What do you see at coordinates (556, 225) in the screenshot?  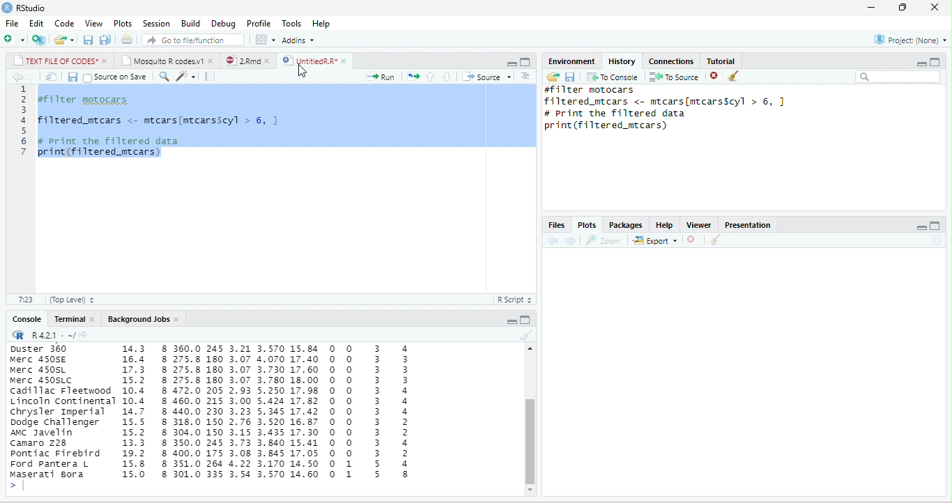 I see `Files` at bounding box center [556, 225].